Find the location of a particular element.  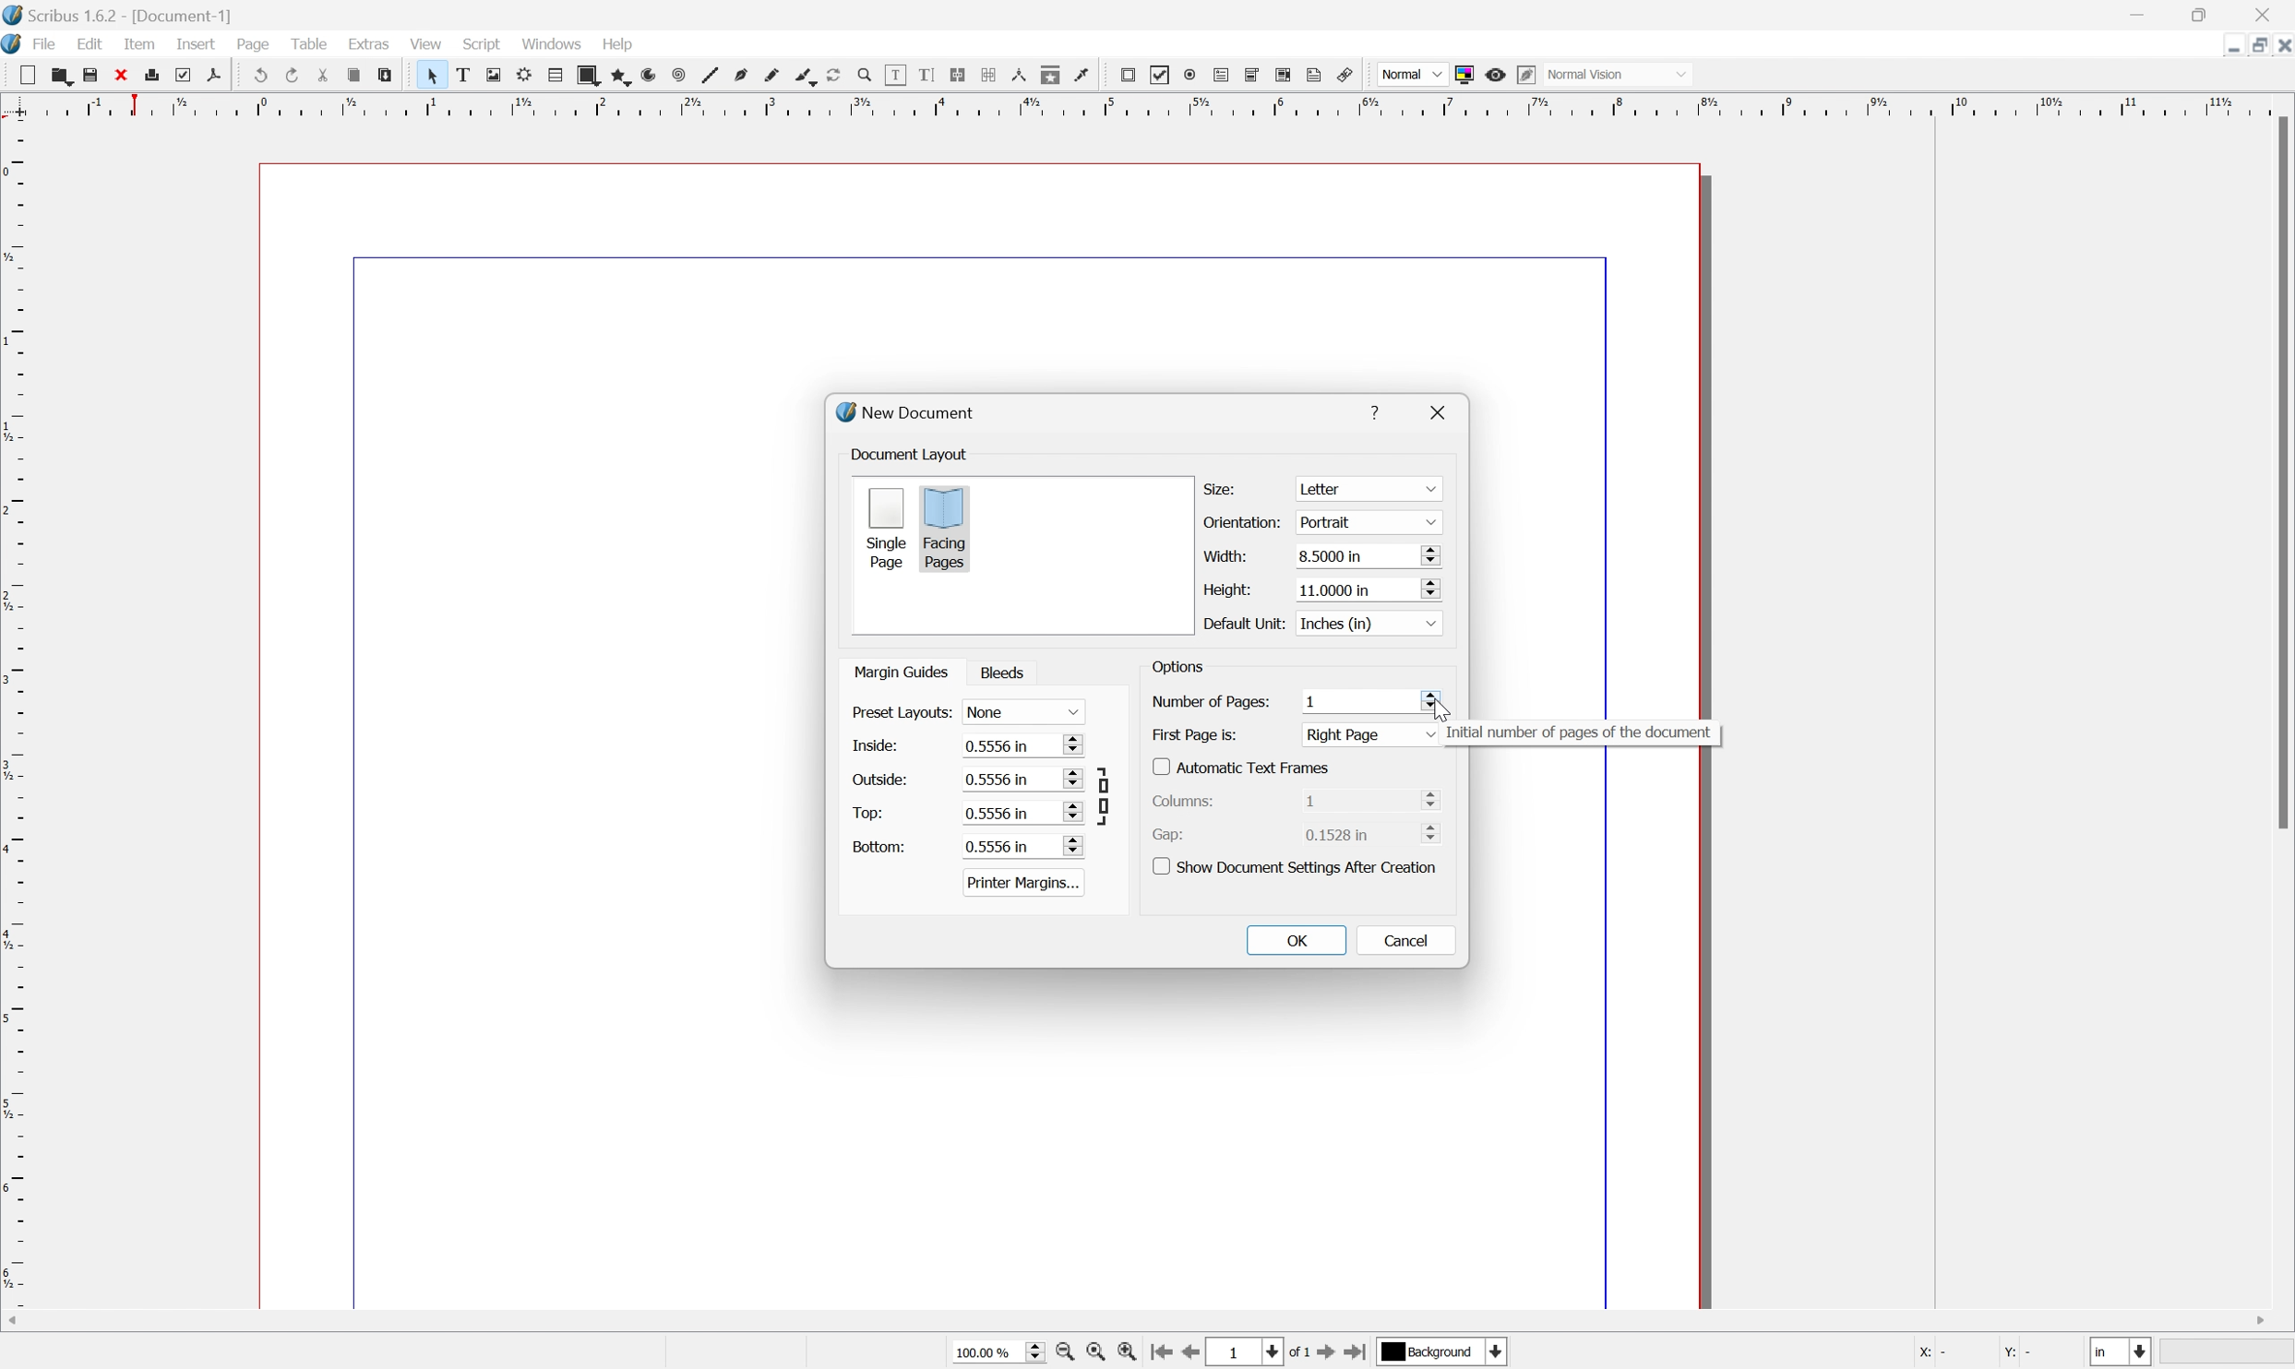

PDF checkbox is located at coordinates (1158, 74).